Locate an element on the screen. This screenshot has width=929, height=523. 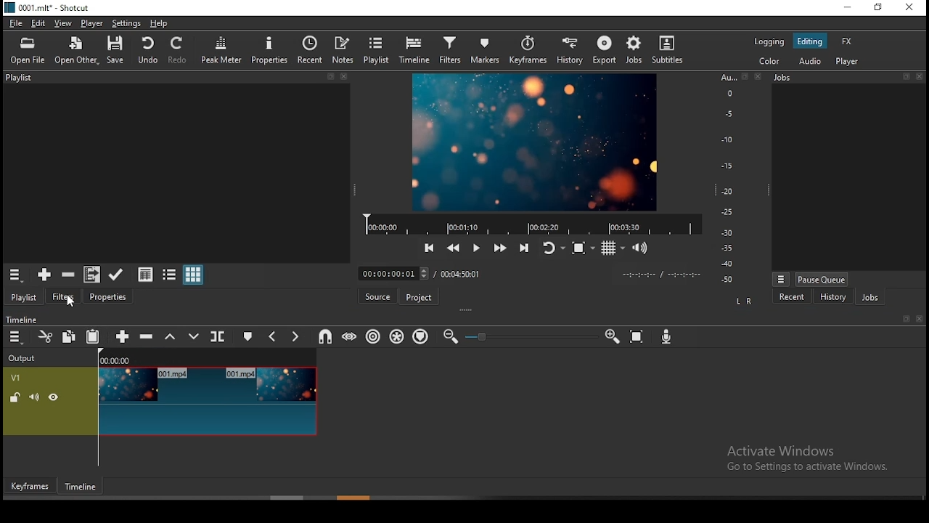
toggle player looping is located at coordinates (550, 246).